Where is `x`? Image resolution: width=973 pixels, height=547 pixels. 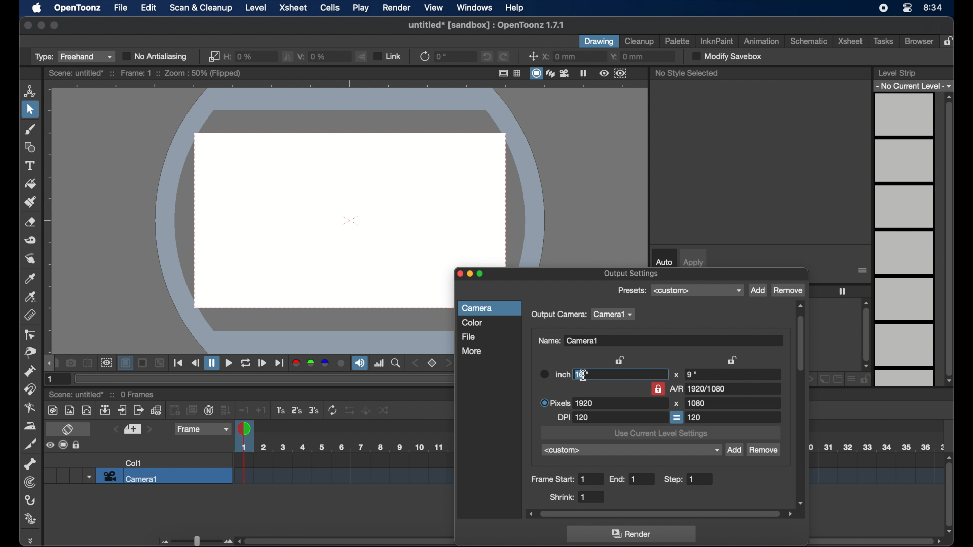 x is located at coordinates (676, 404).